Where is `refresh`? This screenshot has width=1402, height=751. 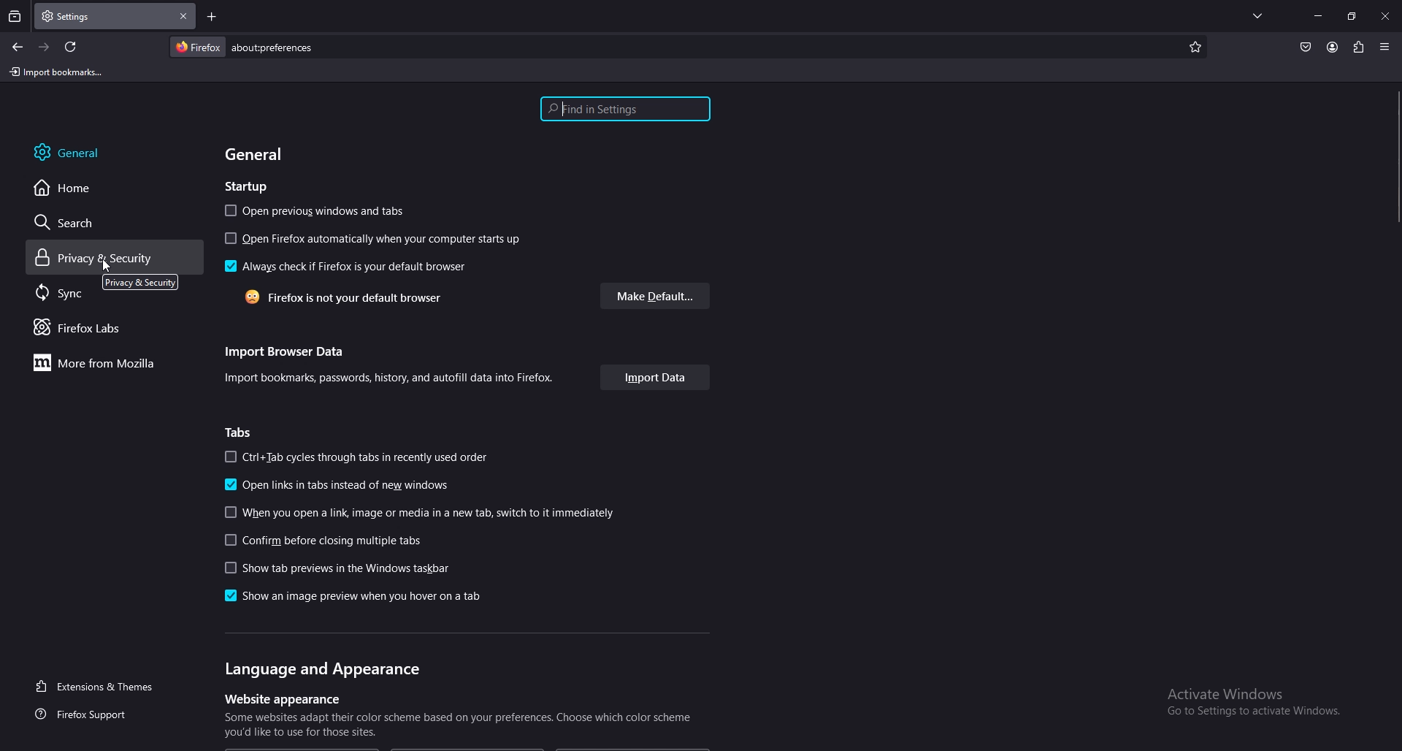
refresh is located at coordinates (72, 47).